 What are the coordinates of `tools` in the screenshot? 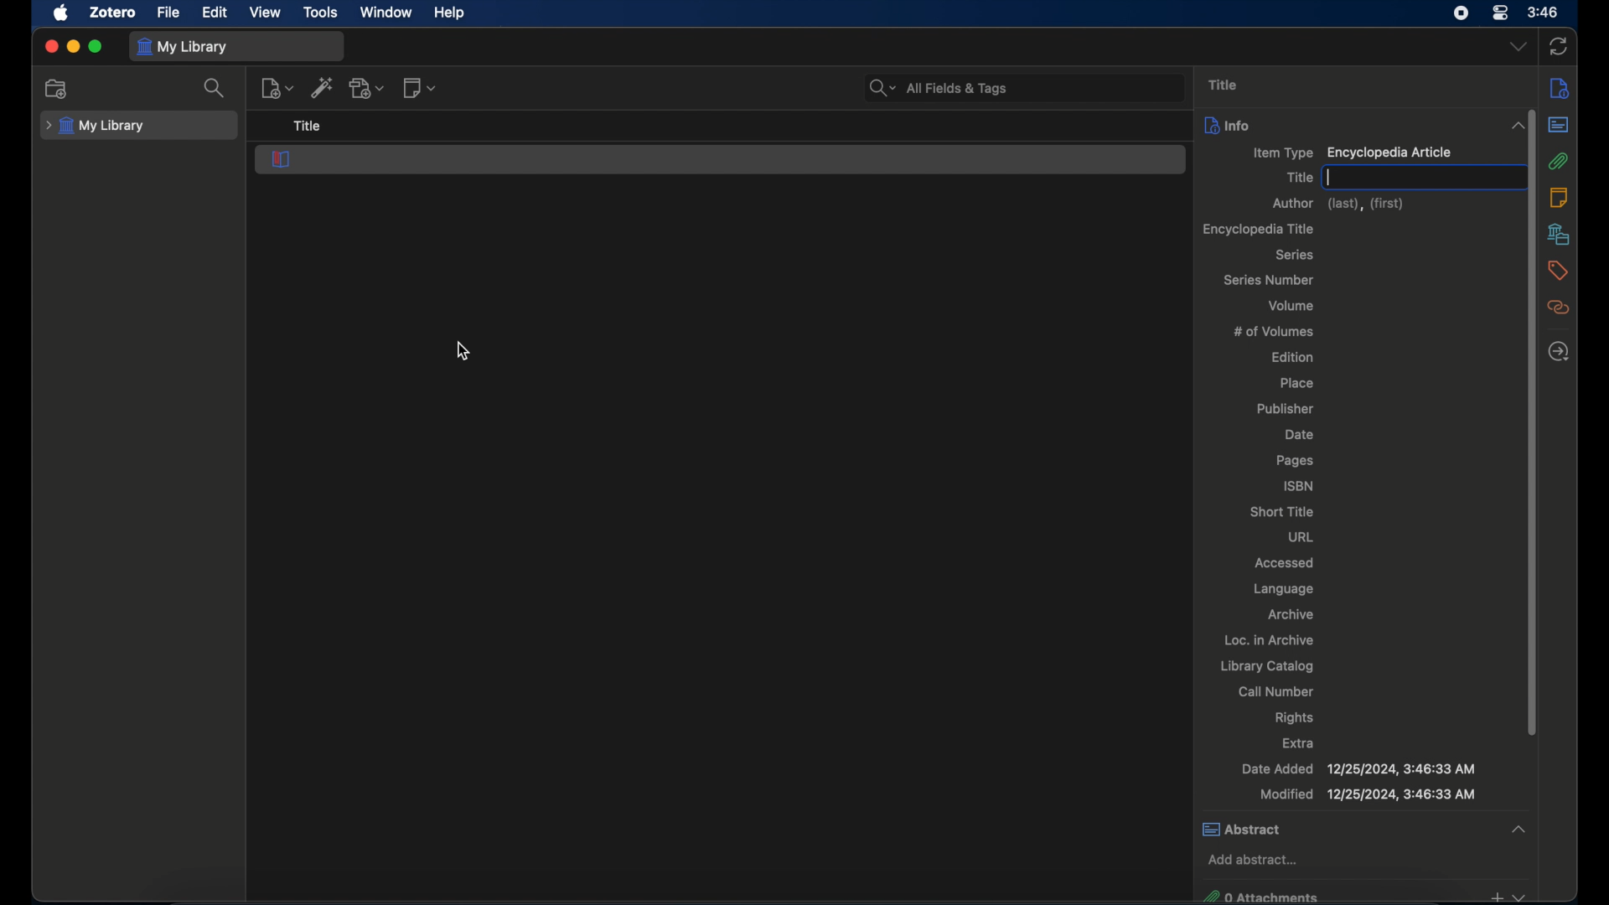 It's located at (321, 13).